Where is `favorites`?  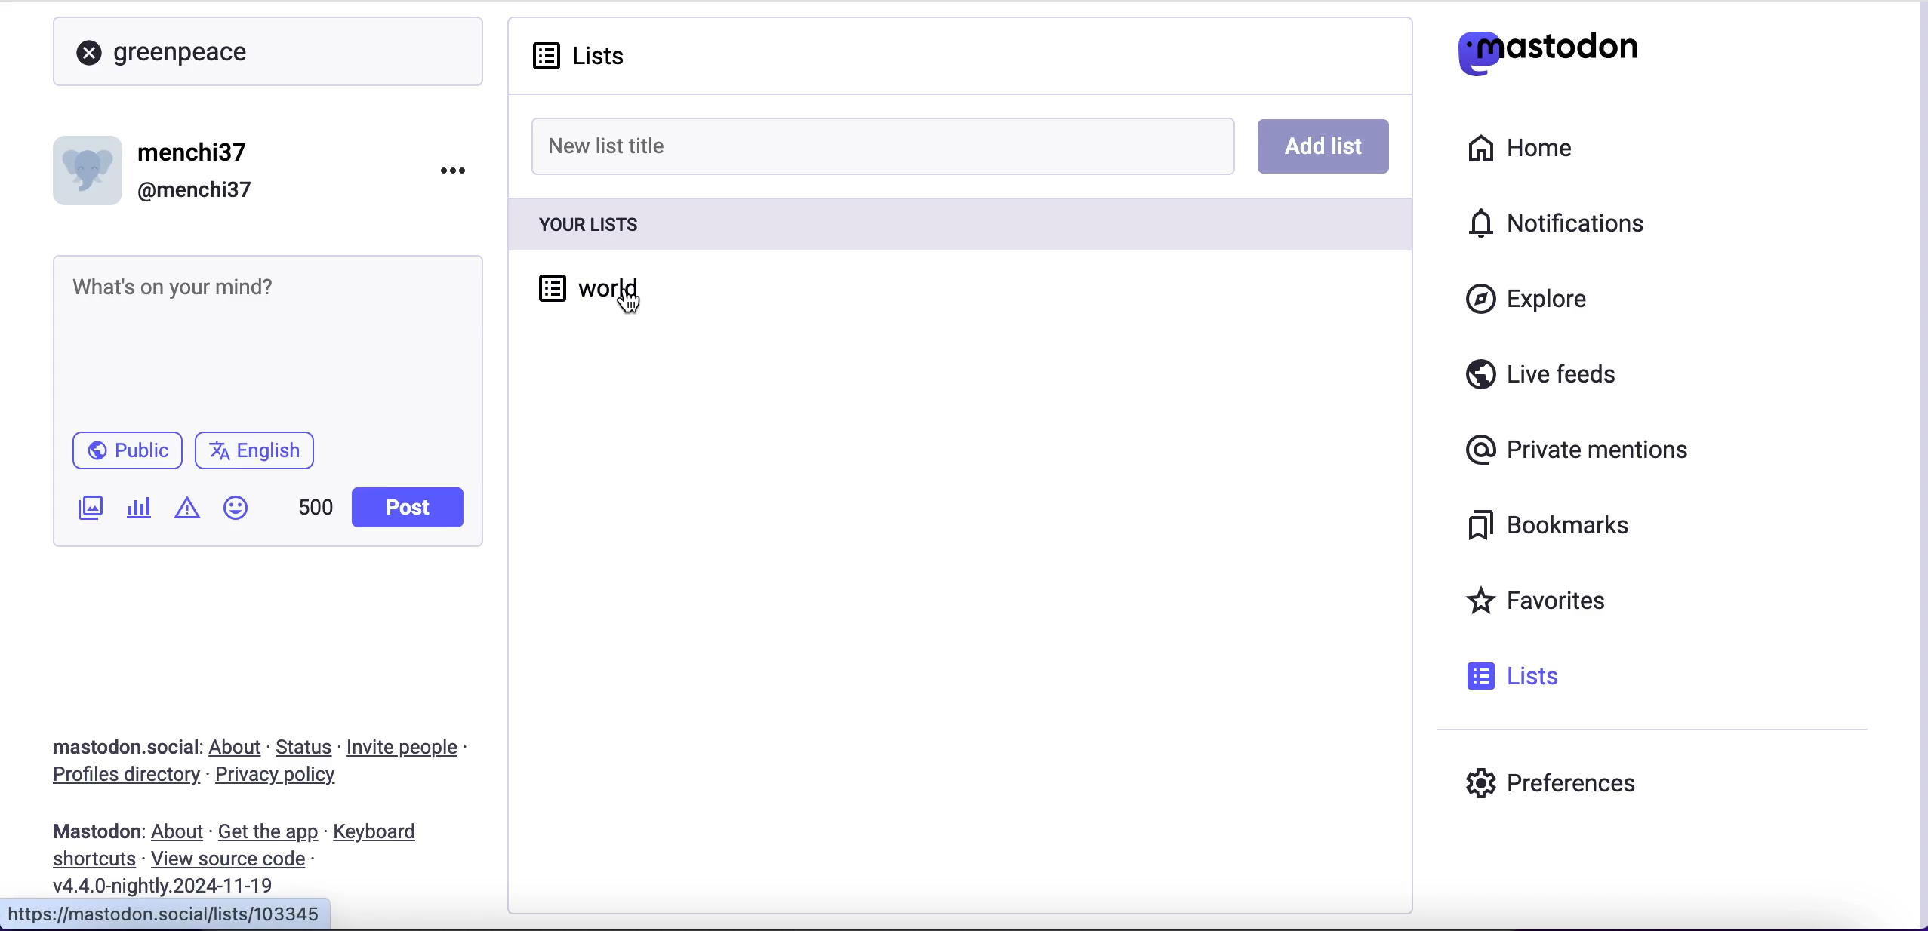 favorites is located at coordinates (1541, 603).